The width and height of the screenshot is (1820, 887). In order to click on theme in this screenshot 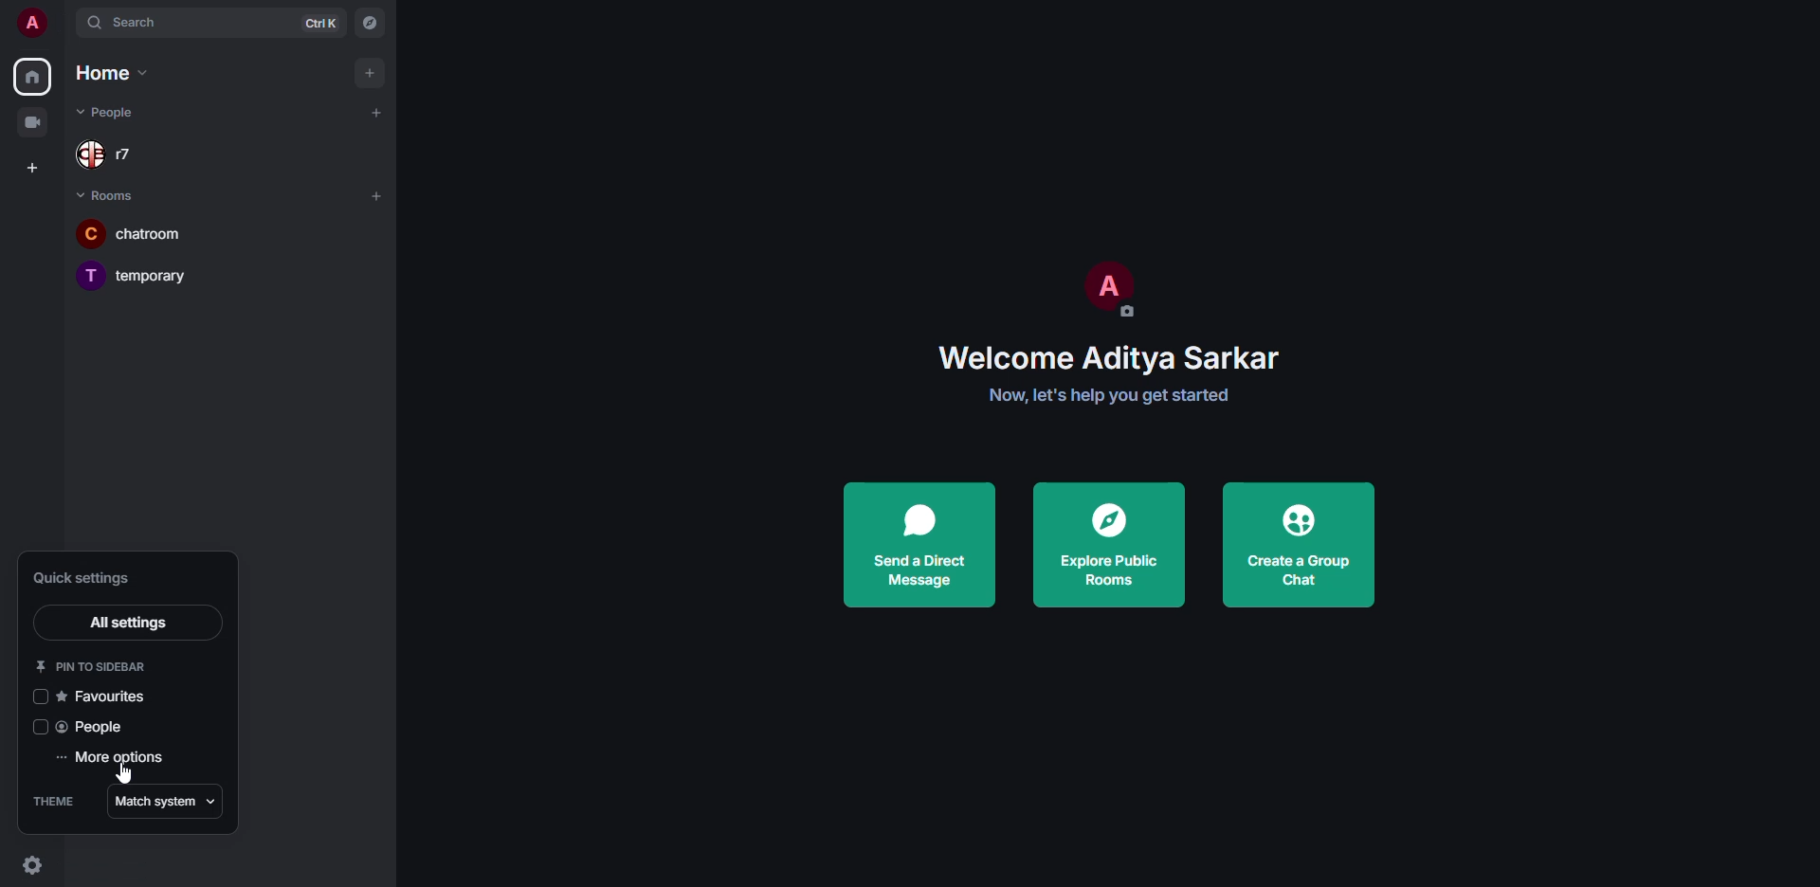, I will do `click(58, 801)`.